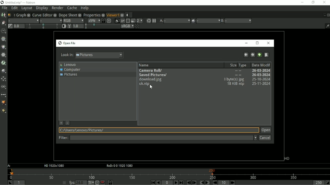 The height and width of the screenshot is (185, 330). Describe the element at coordinates (122, 14) in the screenshot. I see `close` at that location.